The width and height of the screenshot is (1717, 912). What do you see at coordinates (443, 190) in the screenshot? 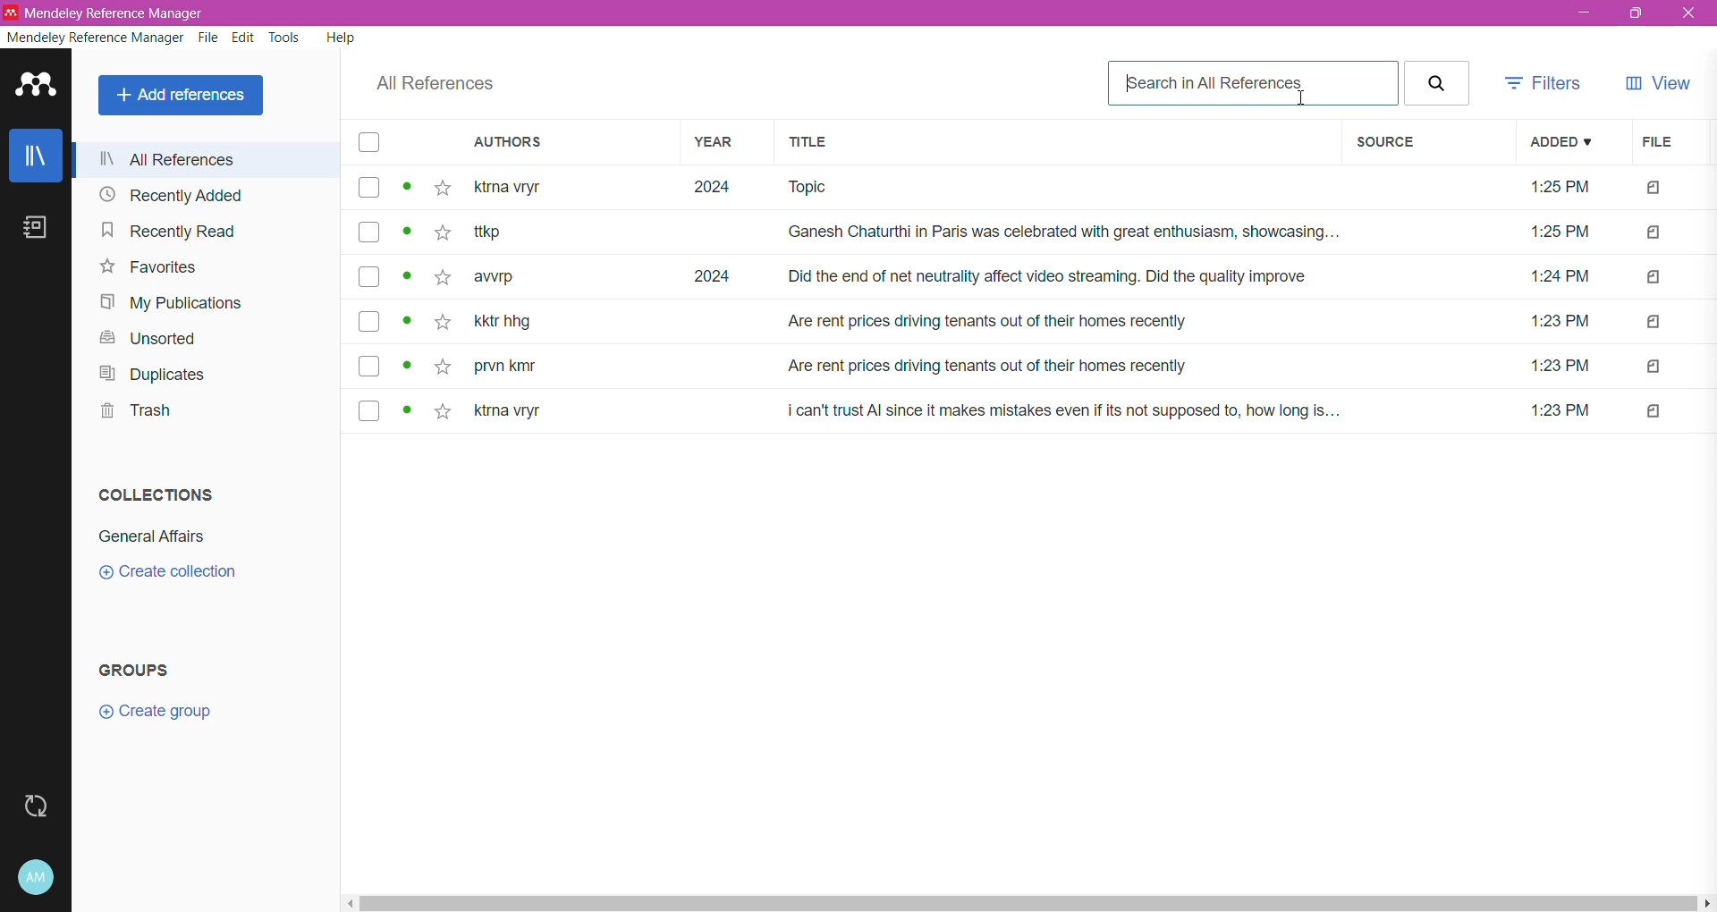
I see `Click to add the reference to favorites` at bounding box center [443, 190].